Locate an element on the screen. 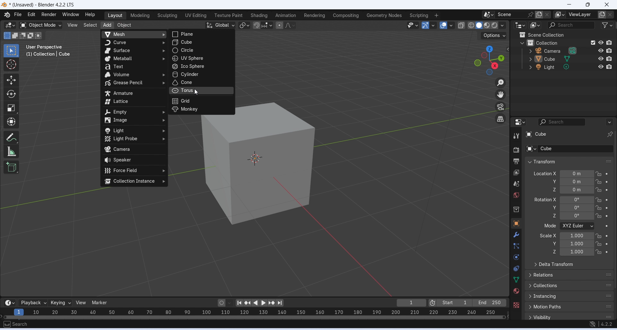 This screenshot has width=617, height=330. Viewport shading is located at coordinates (483, 25).